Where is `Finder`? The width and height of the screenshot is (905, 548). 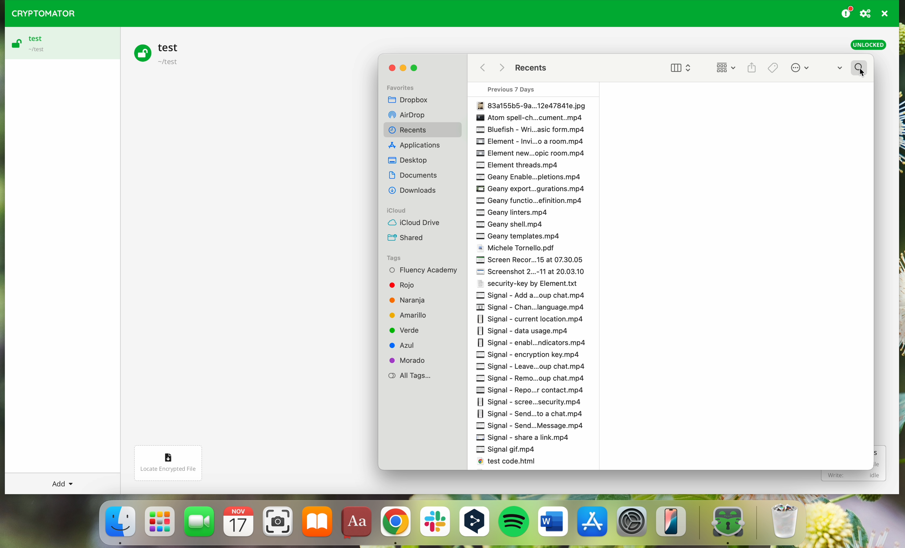
Finder is located at coordinates (119, 525).